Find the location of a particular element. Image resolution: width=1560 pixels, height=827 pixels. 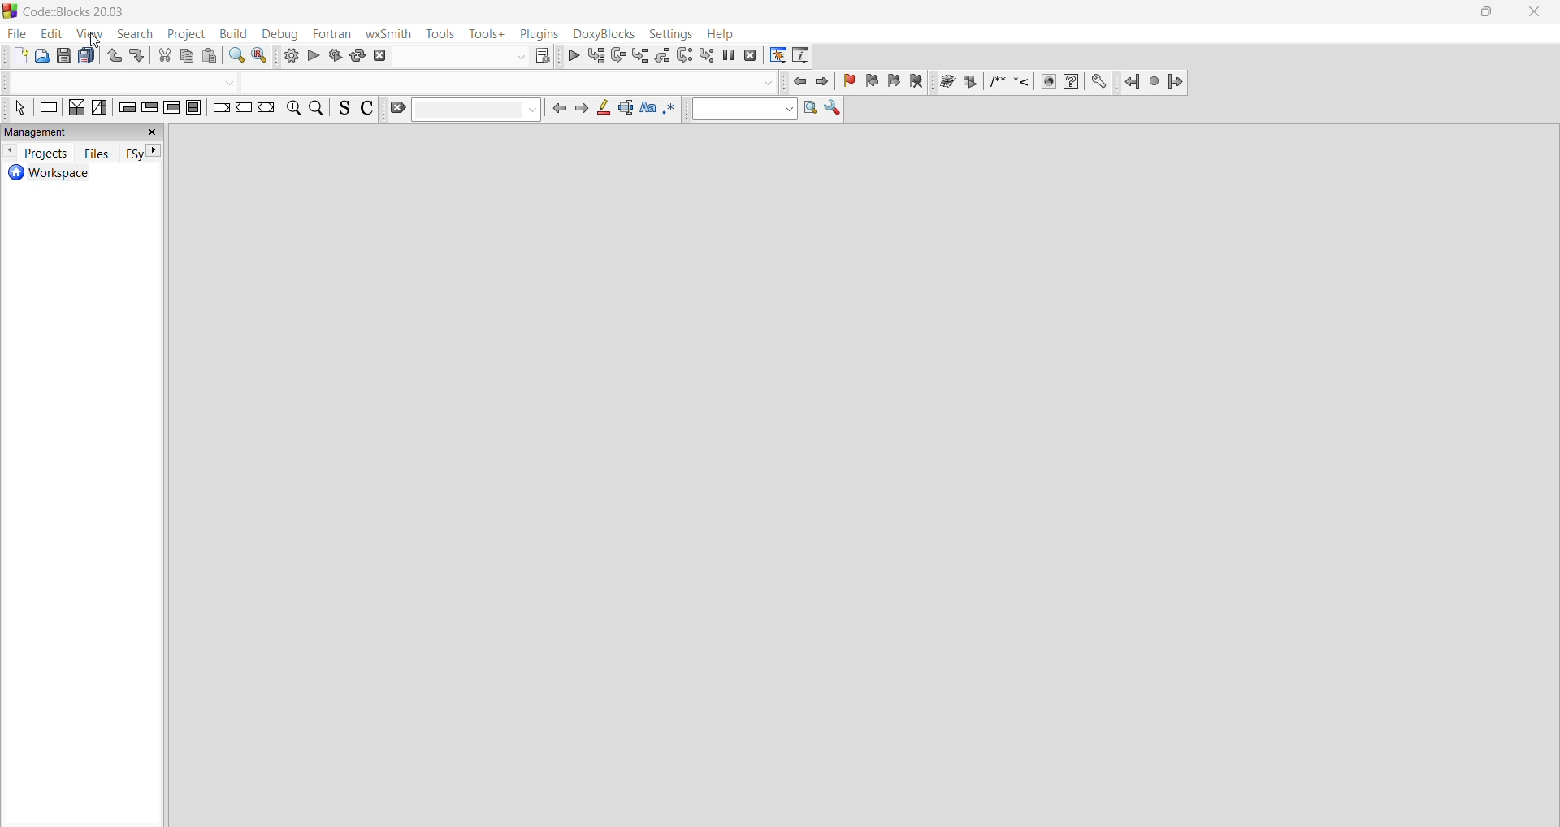

abort is located at coordinates (381, 58).